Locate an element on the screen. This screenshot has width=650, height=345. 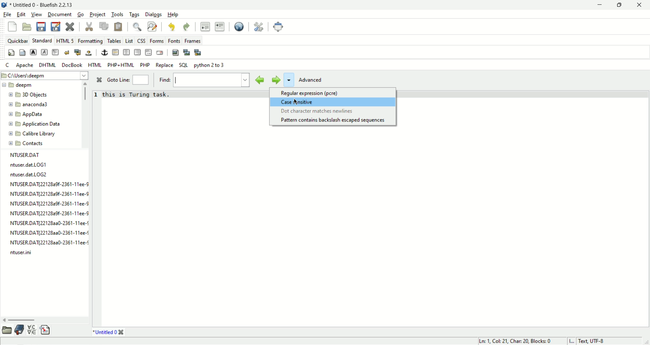
DocBook is located at coordinates (72, 65).